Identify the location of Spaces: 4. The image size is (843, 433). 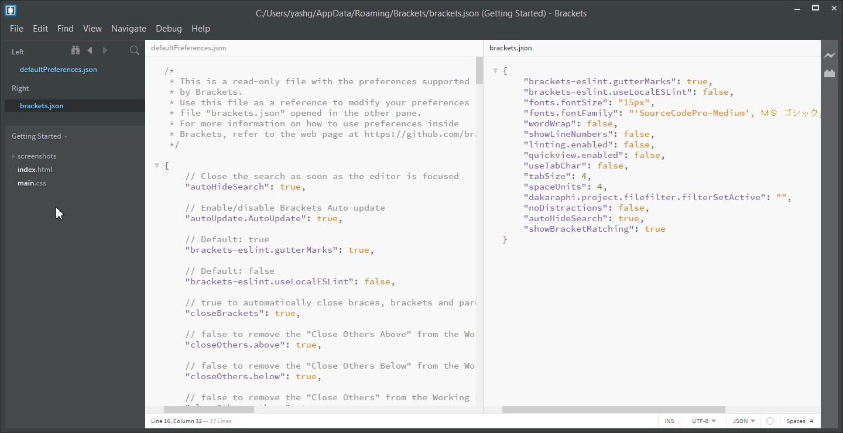
(800, 421).